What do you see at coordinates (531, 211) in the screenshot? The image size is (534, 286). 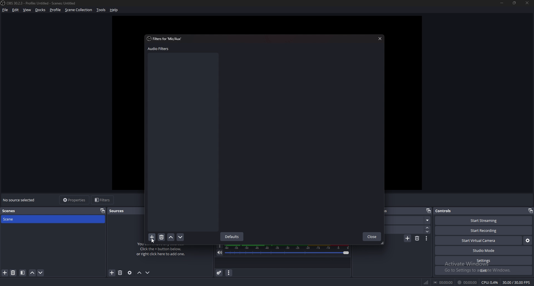 I see `pop out` at bounding box center [531, 211].